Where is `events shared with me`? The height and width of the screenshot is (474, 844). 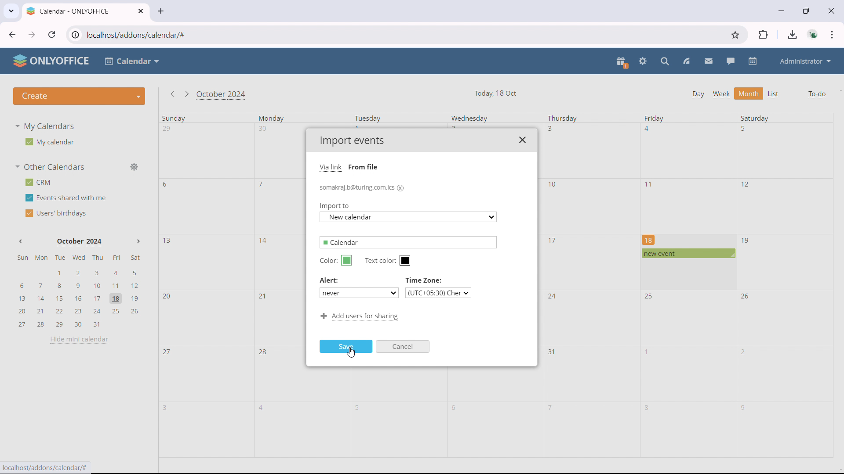 events shared with me is located at coordinates (66, 197).